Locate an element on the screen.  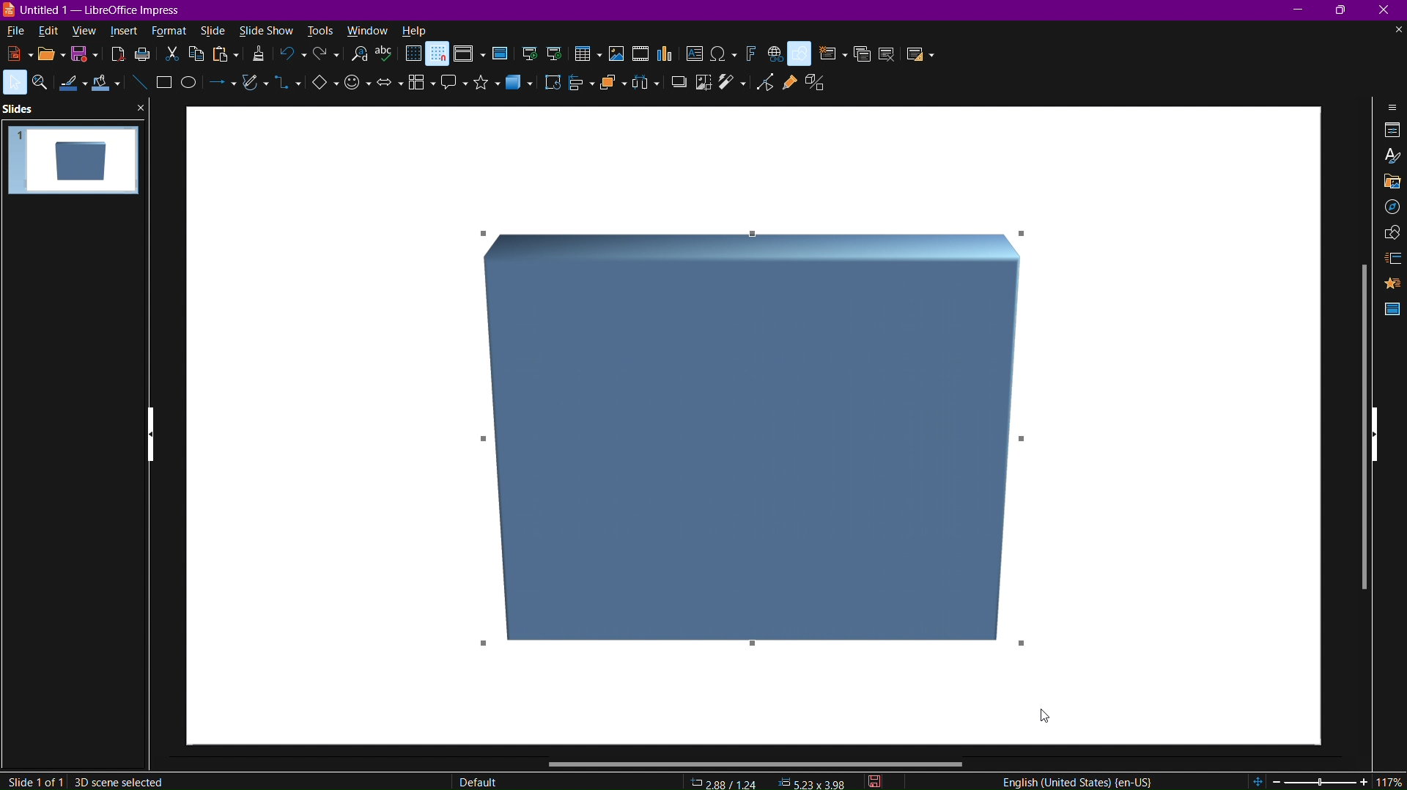
3D objects is located at coordinates (524, 89).